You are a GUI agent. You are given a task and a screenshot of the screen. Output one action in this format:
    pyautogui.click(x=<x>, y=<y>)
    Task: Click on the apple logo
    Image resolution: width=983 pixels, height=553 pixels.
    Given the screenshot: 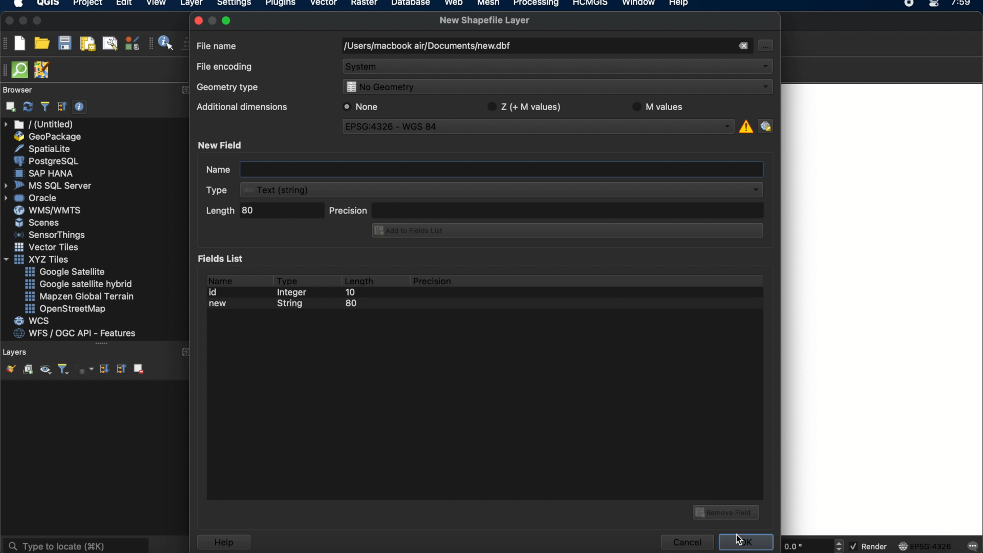 What is the action you would take?
    pyautogui.click(x=17, y=4)
    